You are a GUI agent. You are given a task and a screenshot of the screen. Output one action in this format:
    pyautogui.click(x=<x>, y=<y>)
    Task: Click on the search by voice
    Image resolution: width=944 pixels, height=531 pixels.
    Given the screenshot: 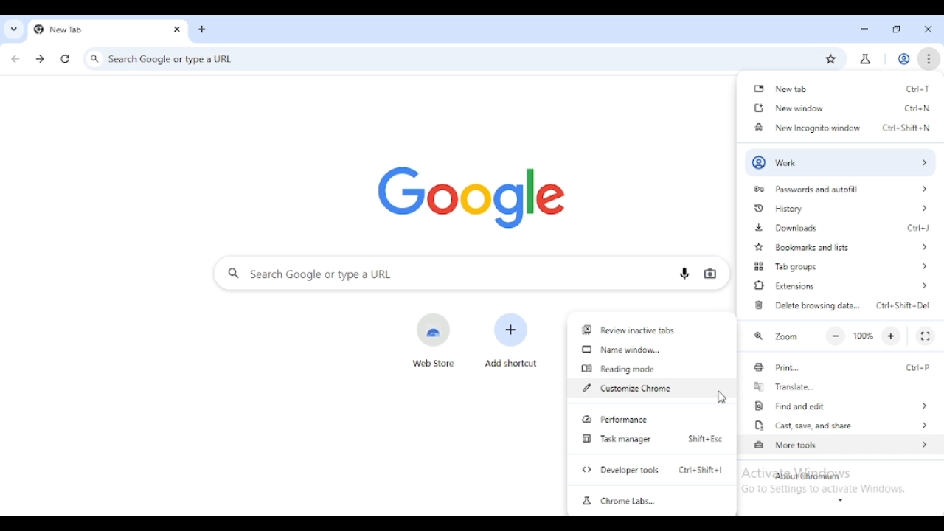 What is the action you would take?
    pyautogui.click(x=684, y=273)
    